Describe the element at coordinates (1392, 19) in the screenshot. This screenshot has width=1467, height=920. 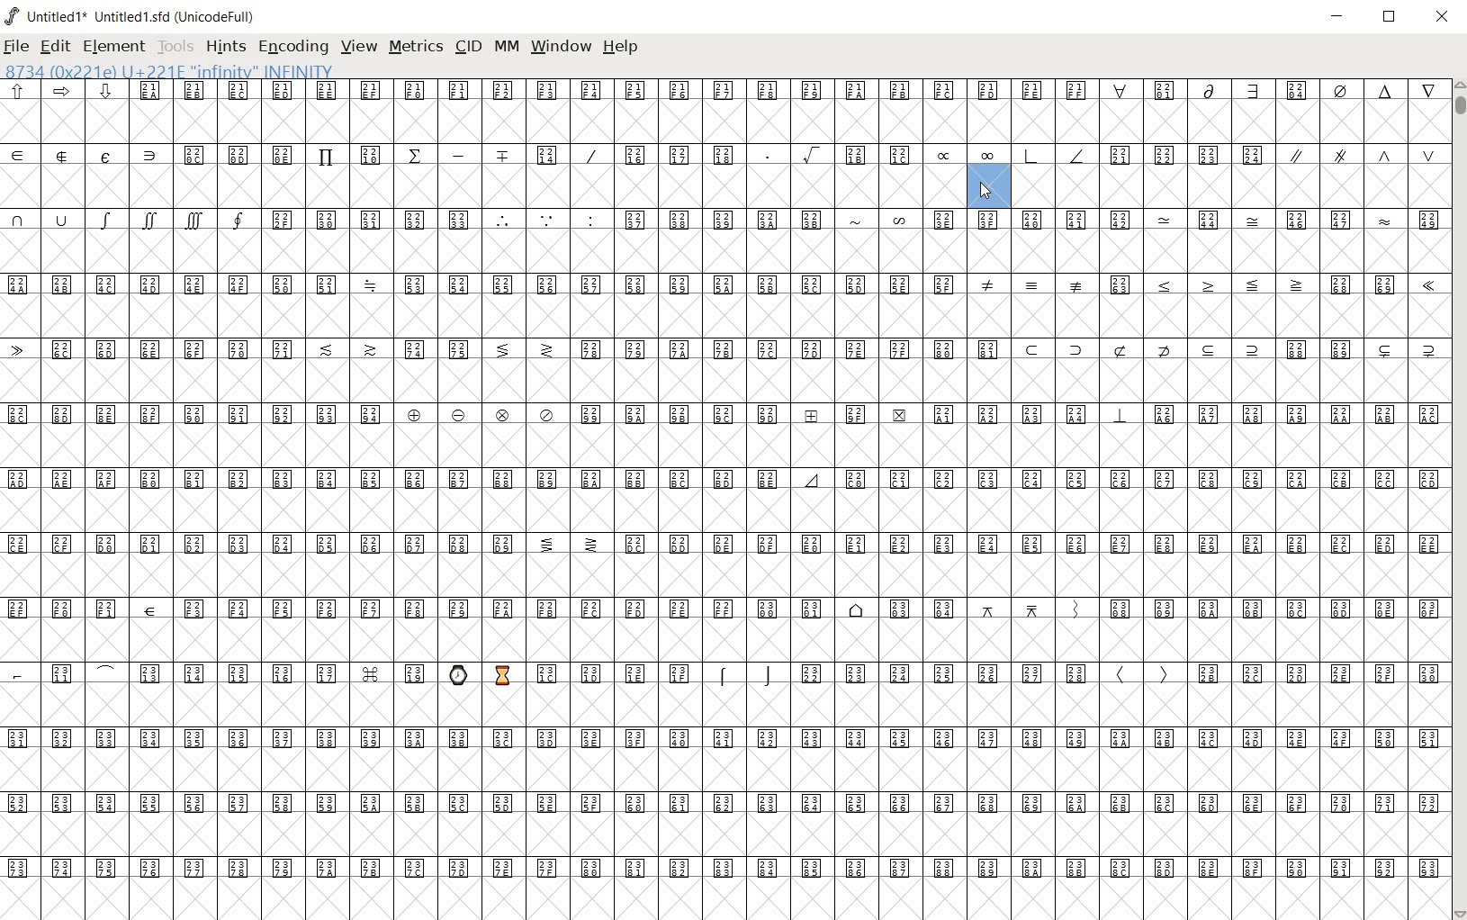
I see `restore down` at that location.